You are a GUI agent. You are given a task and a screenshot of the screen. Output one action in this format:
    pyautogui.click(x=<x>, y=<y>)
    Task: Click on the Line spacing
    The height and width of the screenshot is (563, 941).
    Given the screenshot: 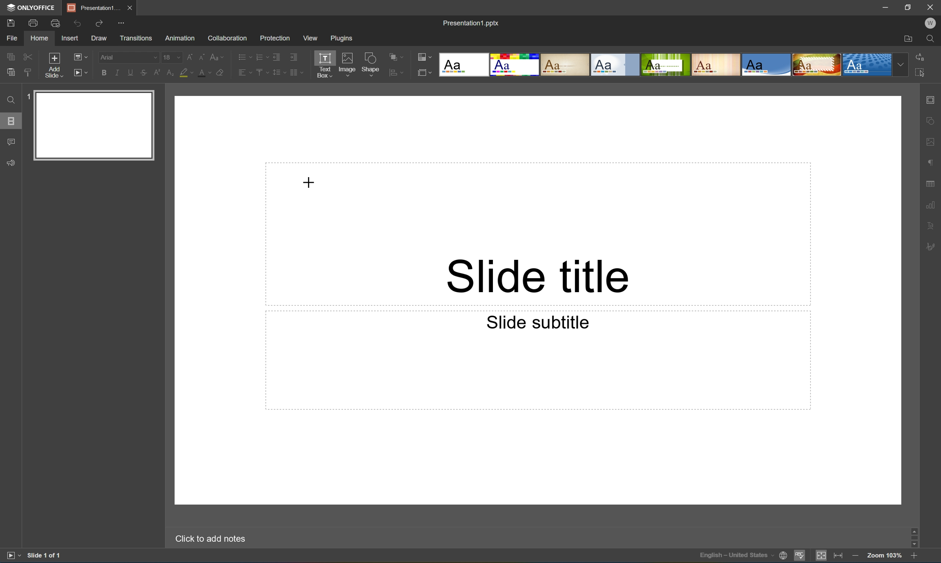 What is the action you would take?
    pyautogui.click(x=278, y=72)
    